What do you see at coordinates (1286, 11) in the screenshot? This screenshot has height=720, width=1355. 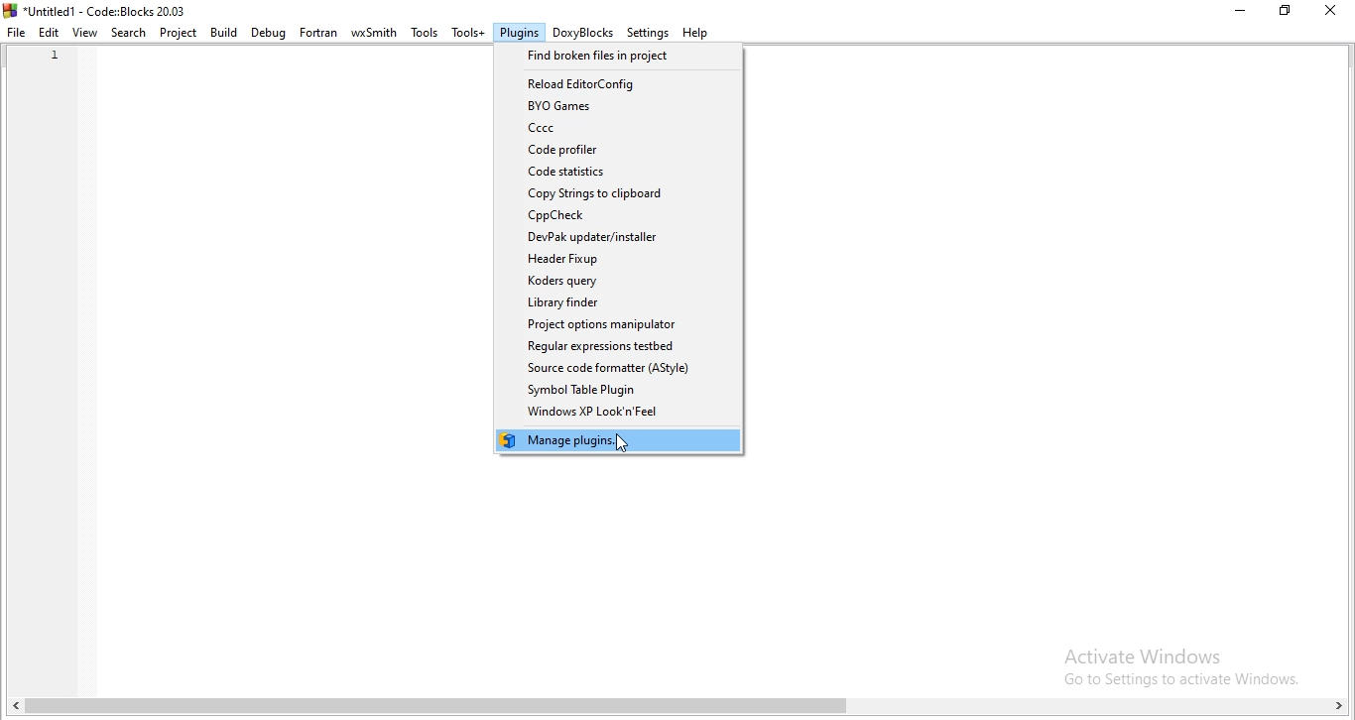 I see `restore` at bounding box center [1286, 11].